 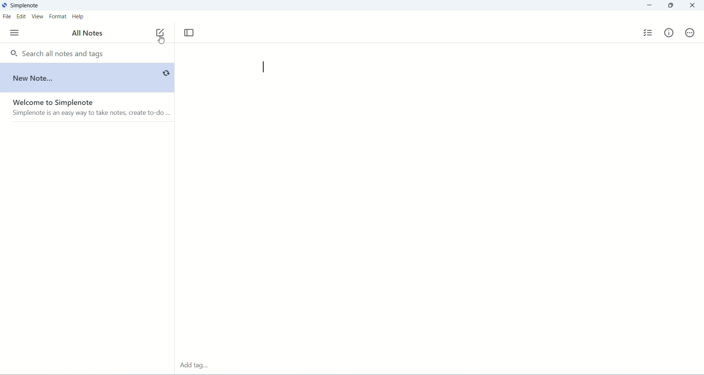 What do you see at coordinates (690, 32) in the screenshot?
I see `actions` at bounding box center [690, 32].